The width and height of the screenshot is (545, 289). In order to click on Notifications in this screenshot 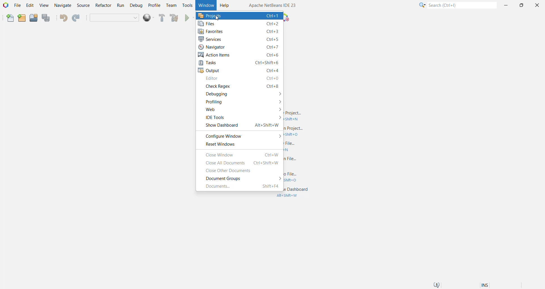, I will do `click(438, 284)`.